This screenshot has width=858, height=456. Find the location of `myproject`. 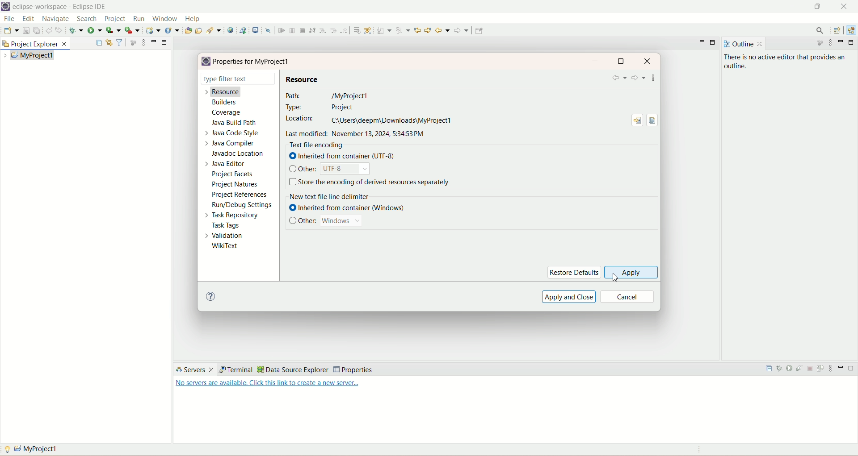

myproject is located at coordinates (32, 449).